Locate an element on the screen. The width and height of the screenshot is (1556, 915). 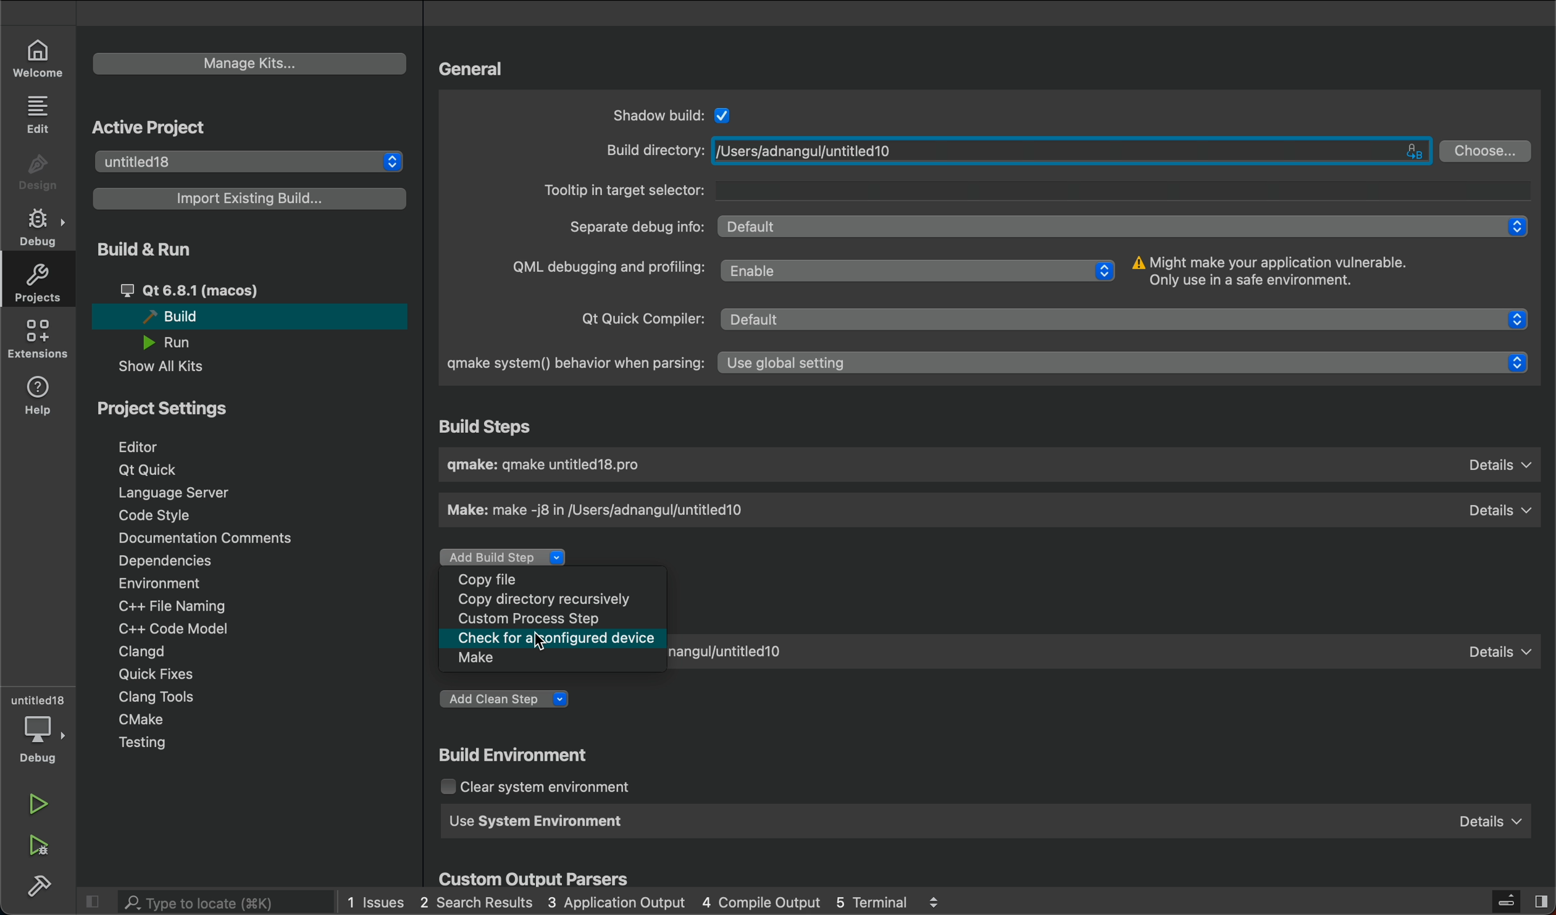
gmake system() behavior when parsing: is located at coordinates (573, 364).